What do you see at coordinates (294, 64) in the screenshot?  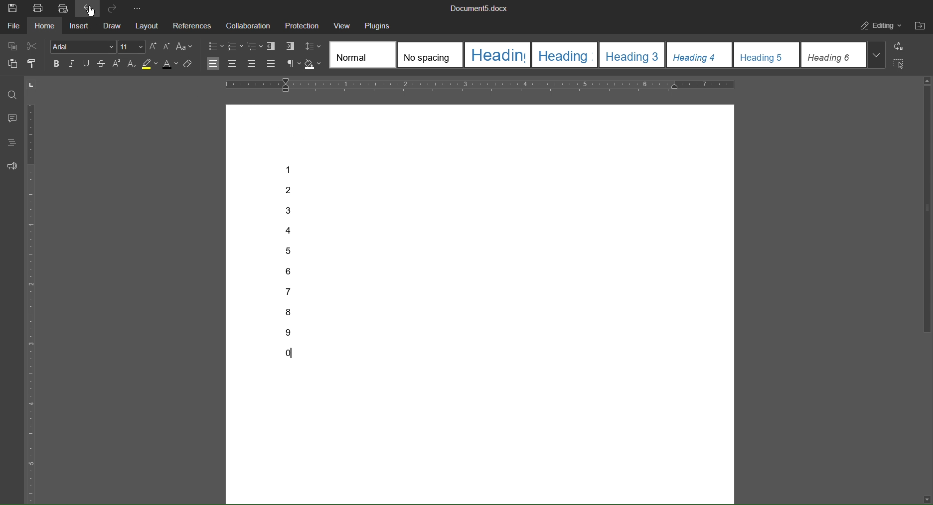 I see `Nonprinting Characters` at bounding box center [294, 64].